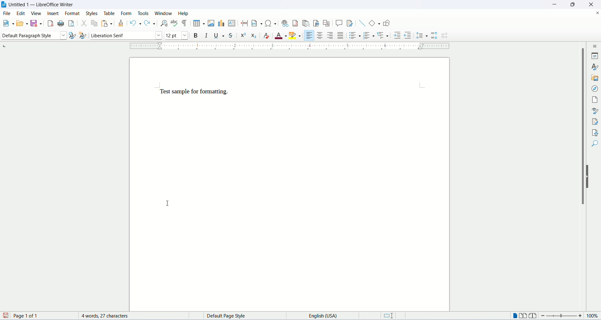 This screenshot has width=601, height=320. Describe the element at coordinates (326, 23) in the screenshot. I see `insert cross reference` at that location.